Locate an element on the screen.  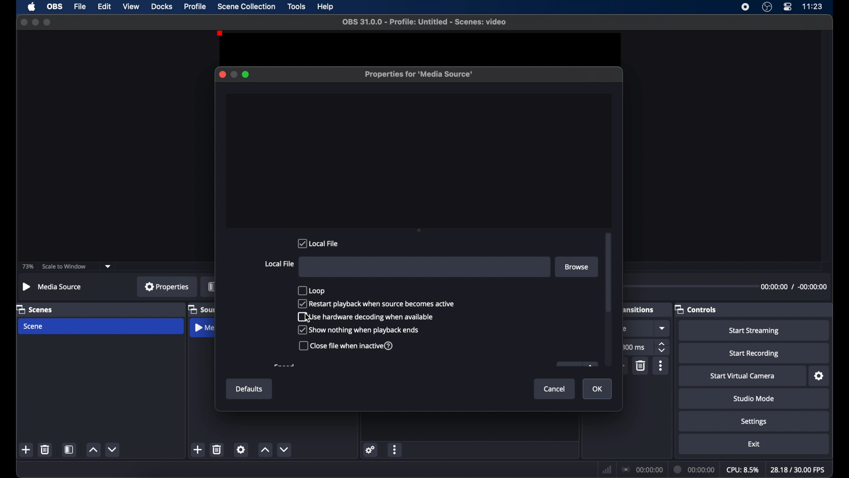
add is located at coordinates (26, 450).